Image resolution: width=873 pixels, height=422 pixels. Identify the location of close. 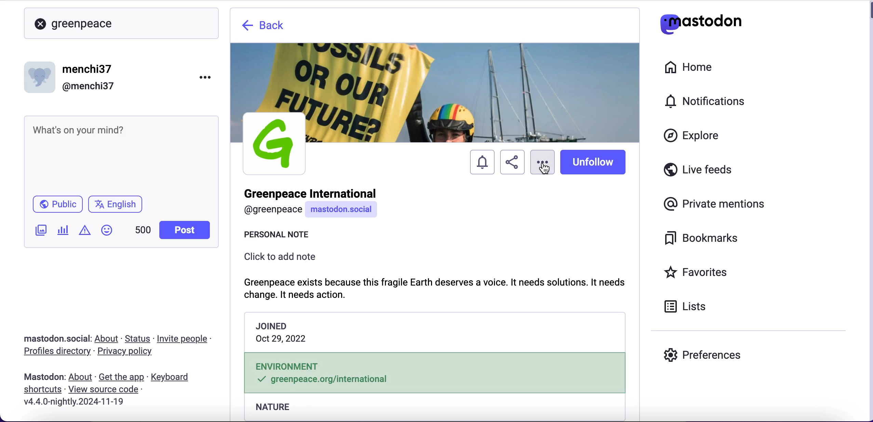
(40, 24).